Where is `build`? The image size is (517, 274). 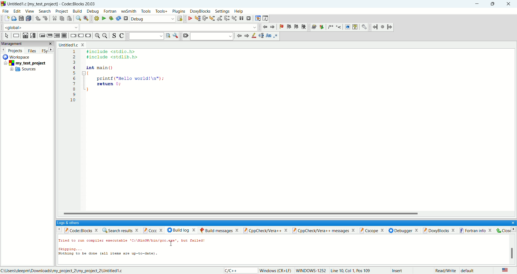
build is located at coordinates (96, 18).